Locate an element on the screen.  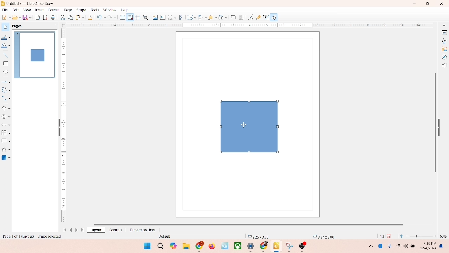
layout is located at coordinates (95, 230).